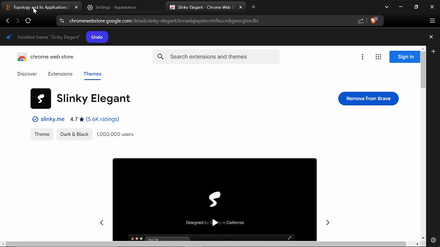 This screenshot has height=247, width=440. What do you see at coordinates (119, 134) in the screenshot?
I see `Users` at bounding box center [119, 134].